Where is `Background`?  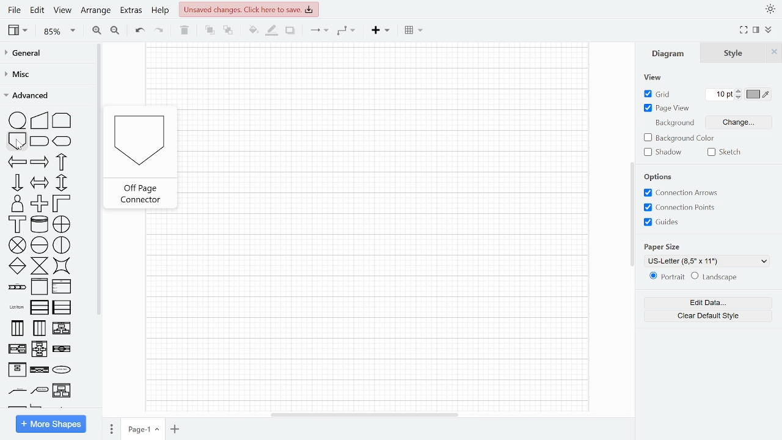
Background is located at coordinates (676, 123).